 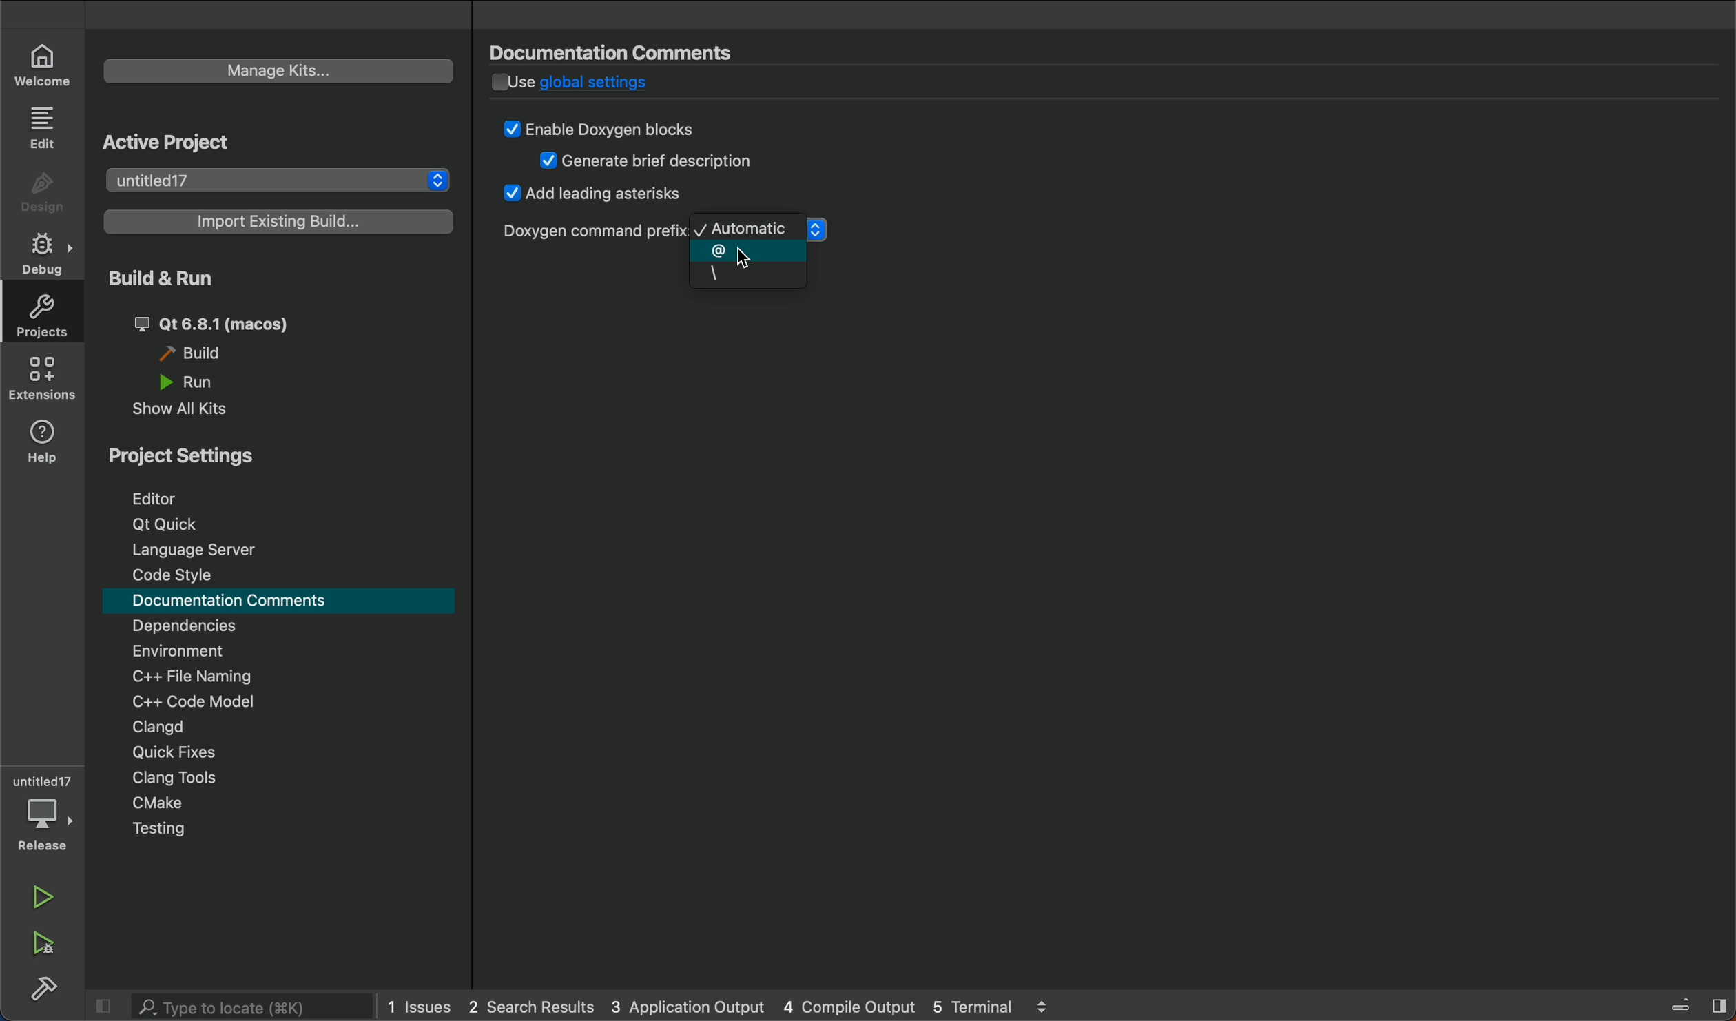 What do you see at coordinates (238, 601) in the screenshot?
I see `documentation` at bounding box center [238, 601].